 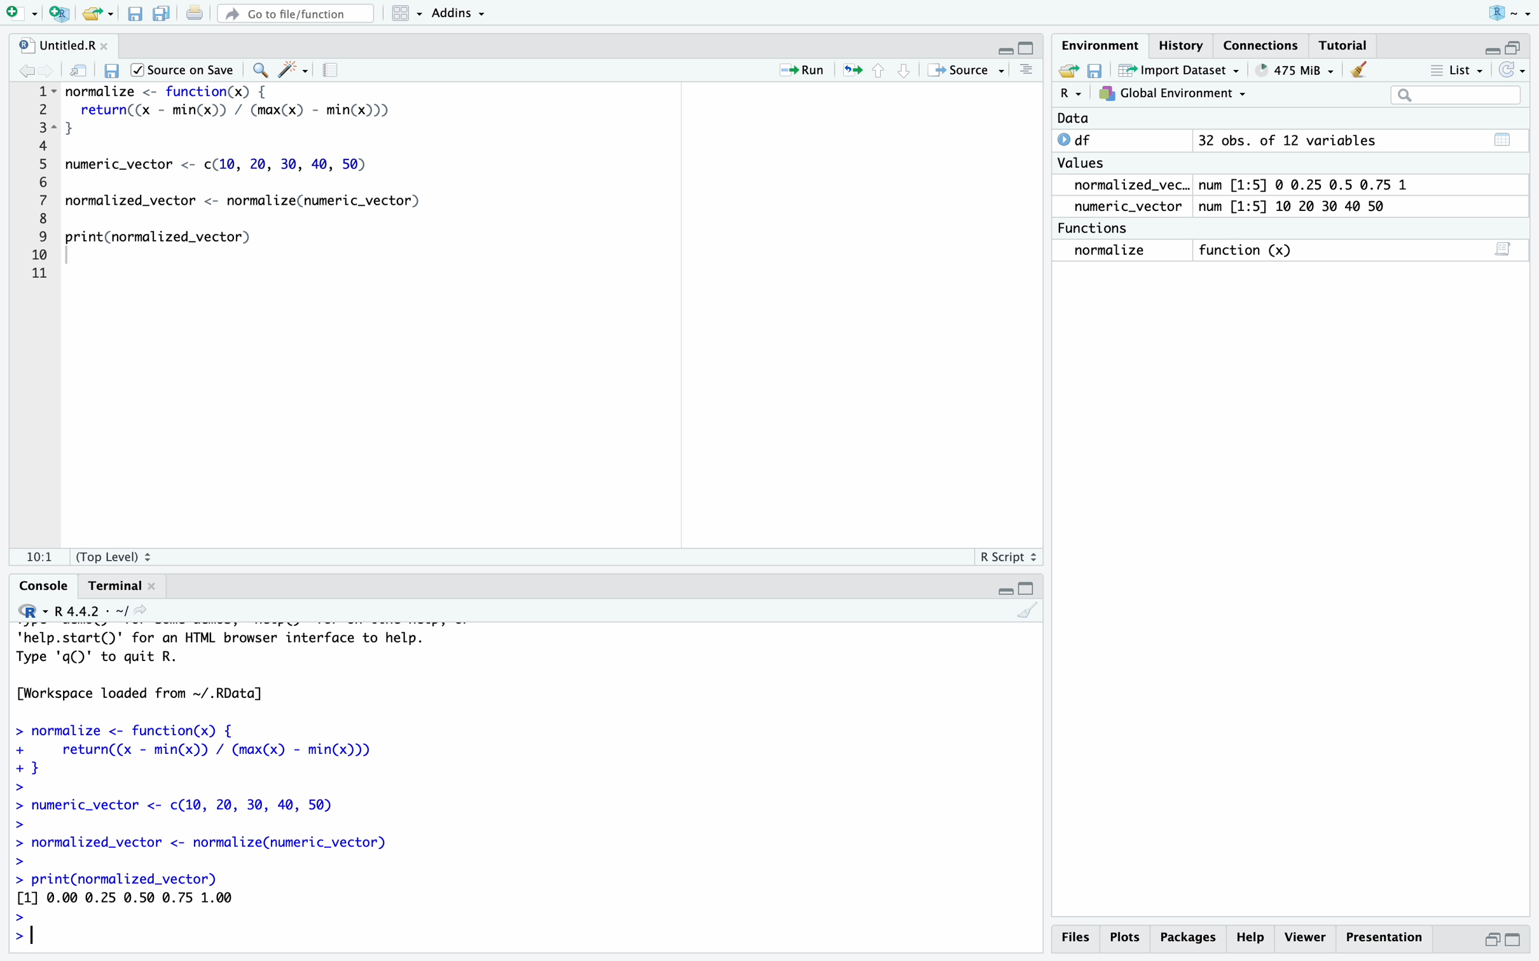 I want to click on Save workspace as, so click(x=1096, y=69).